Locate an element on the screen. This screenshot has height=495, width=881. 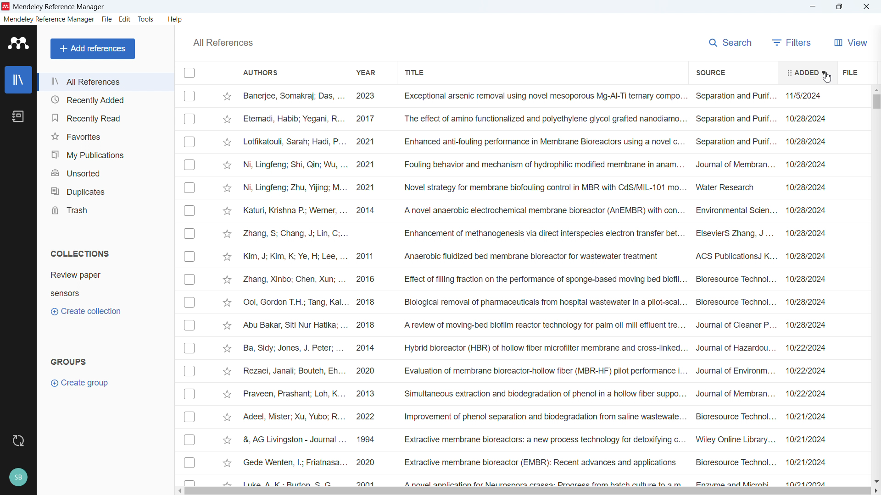
Close  is located at coordinates (866, 7).